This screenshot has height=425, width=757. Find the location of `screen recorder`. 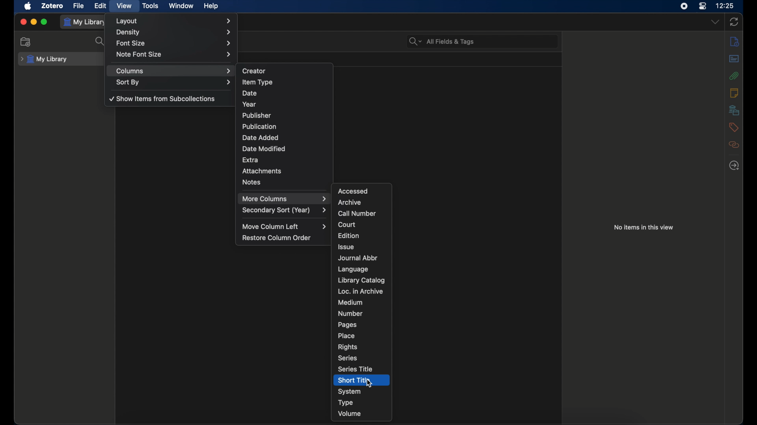

screen recorder is located at coordinates (685, 6).